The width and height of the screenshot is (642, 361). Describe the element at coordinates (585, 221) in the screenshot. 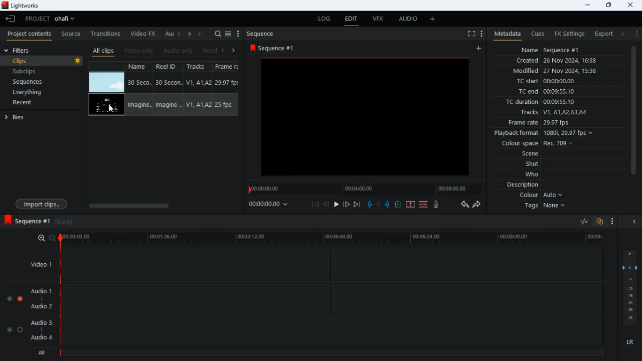

I see `ratio` at that location.